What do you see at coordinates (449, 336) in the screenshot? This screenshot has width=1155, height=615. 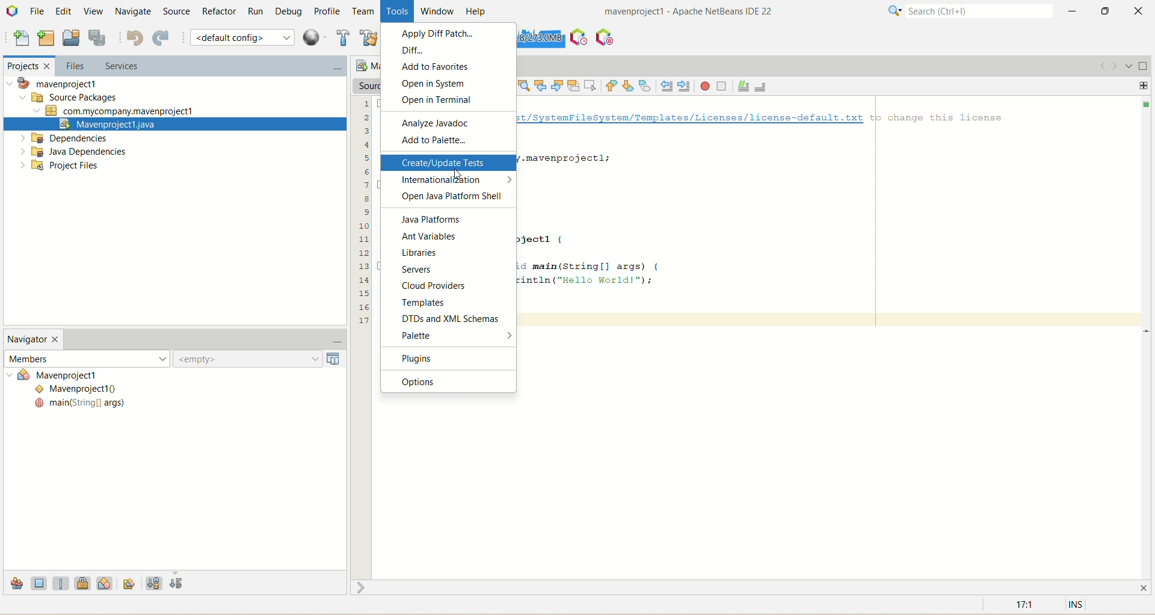 I see `palette` at bounding box center [449, 336].